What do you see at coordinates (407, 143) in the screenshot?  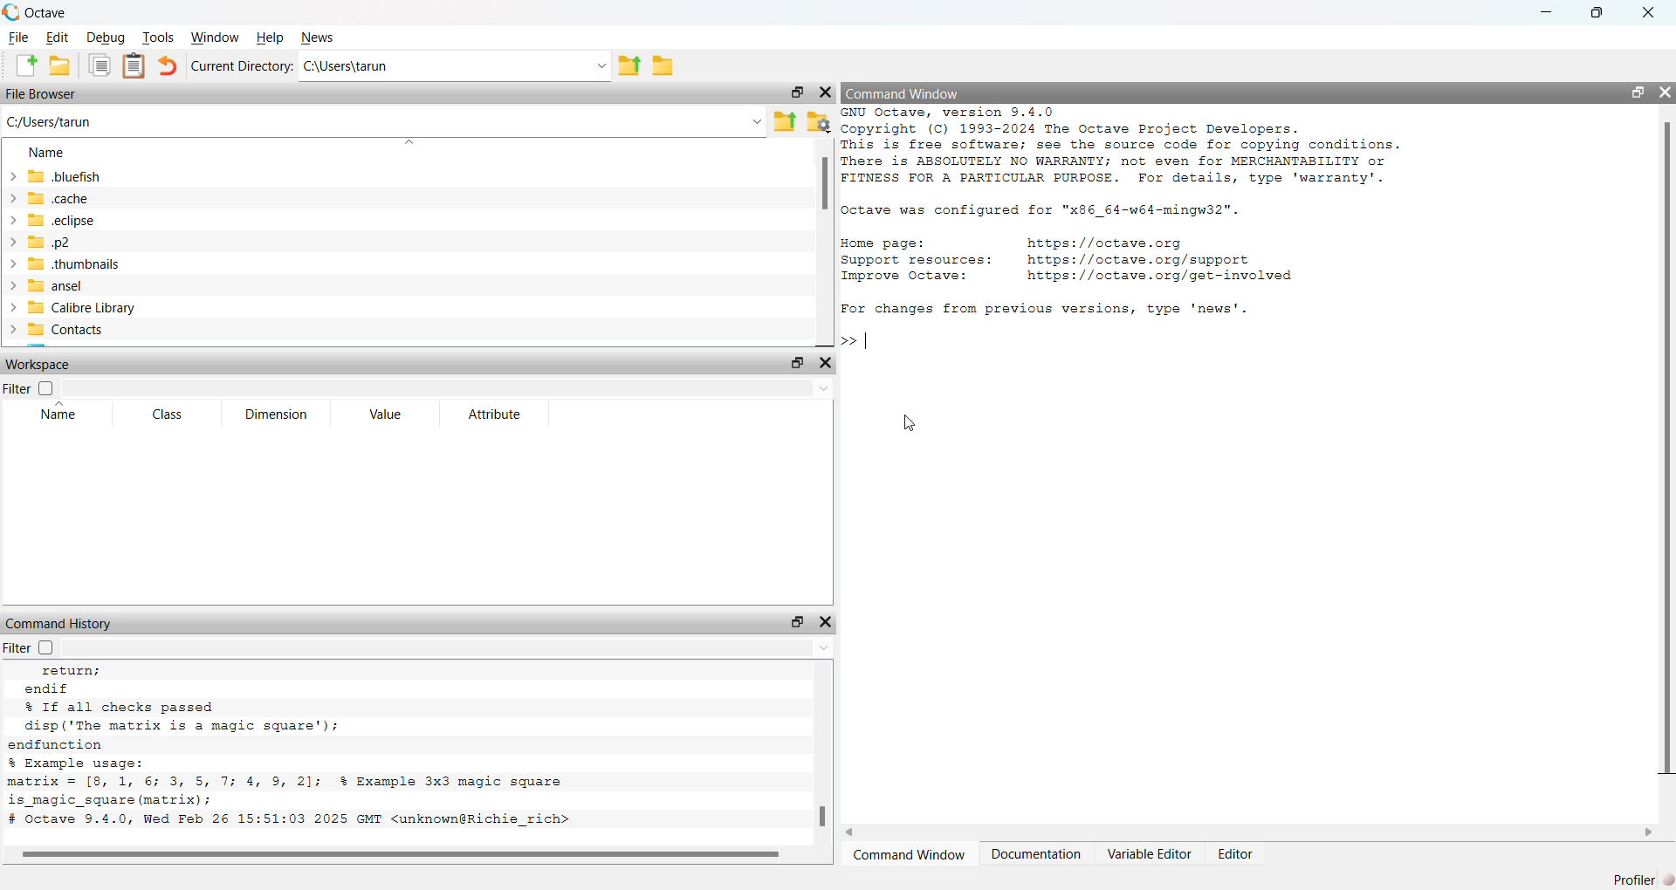 I see `Dropdown` at bounding box center [407, 143].